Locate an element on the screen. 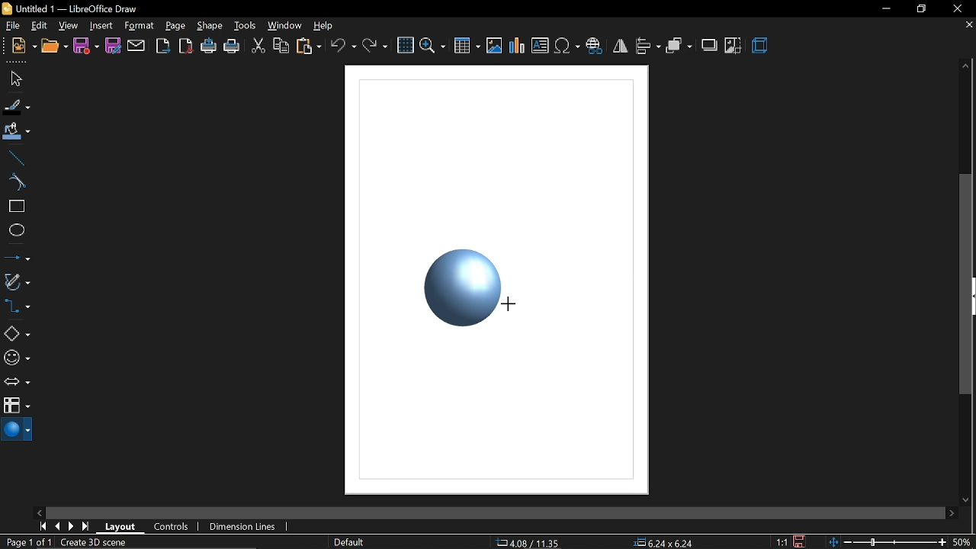 The width and height of the screenshot is (976, 549). change zoom is located at coordinates (888, 543).